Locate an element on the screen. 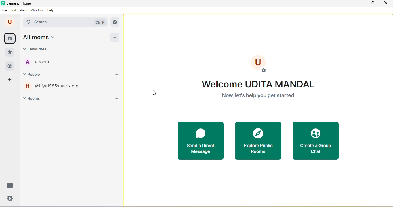 This screenshot has height=207, width=393. create a group chat is located at coordinates (315, 141).